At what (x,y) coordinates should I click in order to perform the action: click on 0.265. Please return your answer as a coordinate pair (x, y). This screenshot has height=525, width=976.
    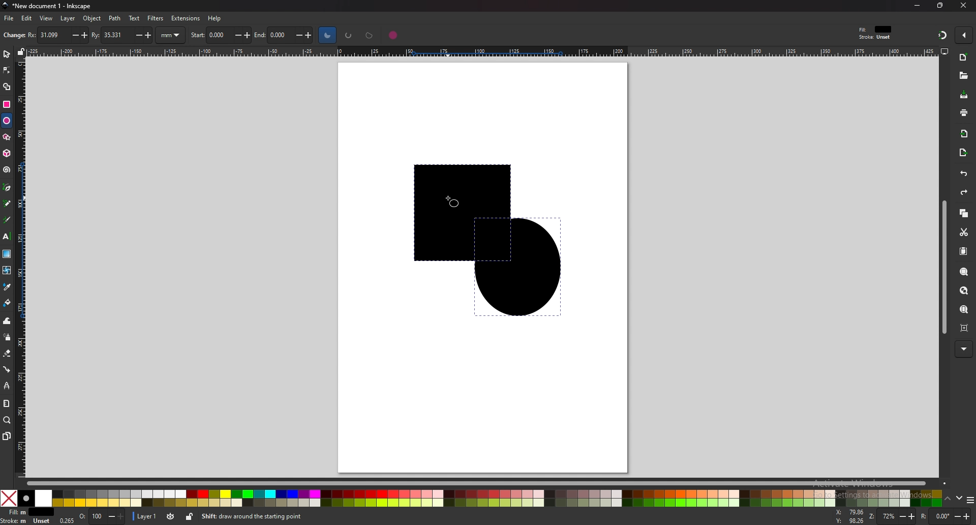
    Looking at the image, I should click on (66, 521).